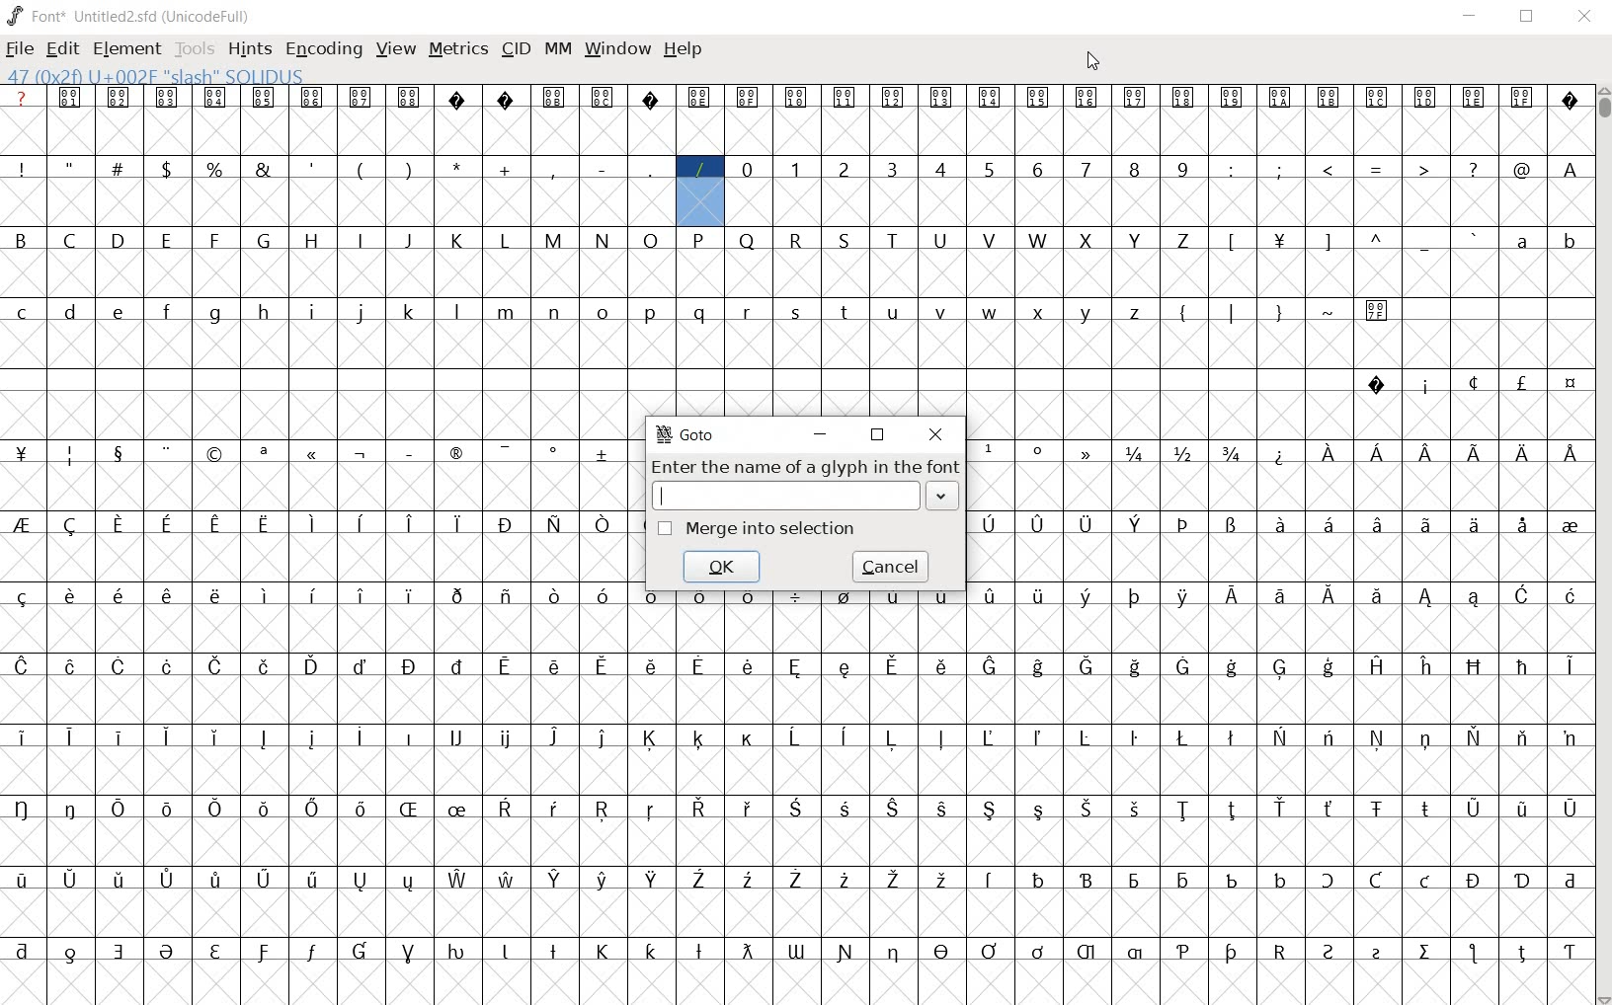 Image resolution: width=1612 pixels, height=1005 pixels. I want to click on glyph, so click(313, 809).